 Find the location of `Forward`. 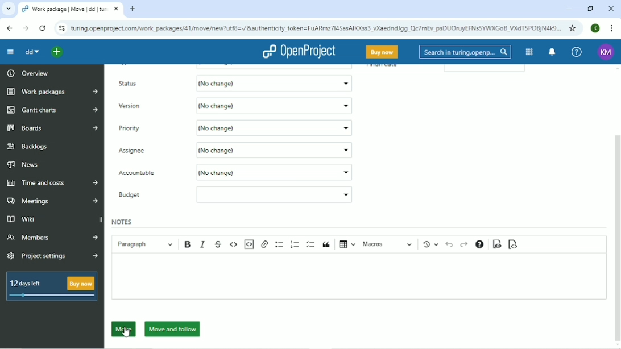

Forward is located at coordinates (26, 28).